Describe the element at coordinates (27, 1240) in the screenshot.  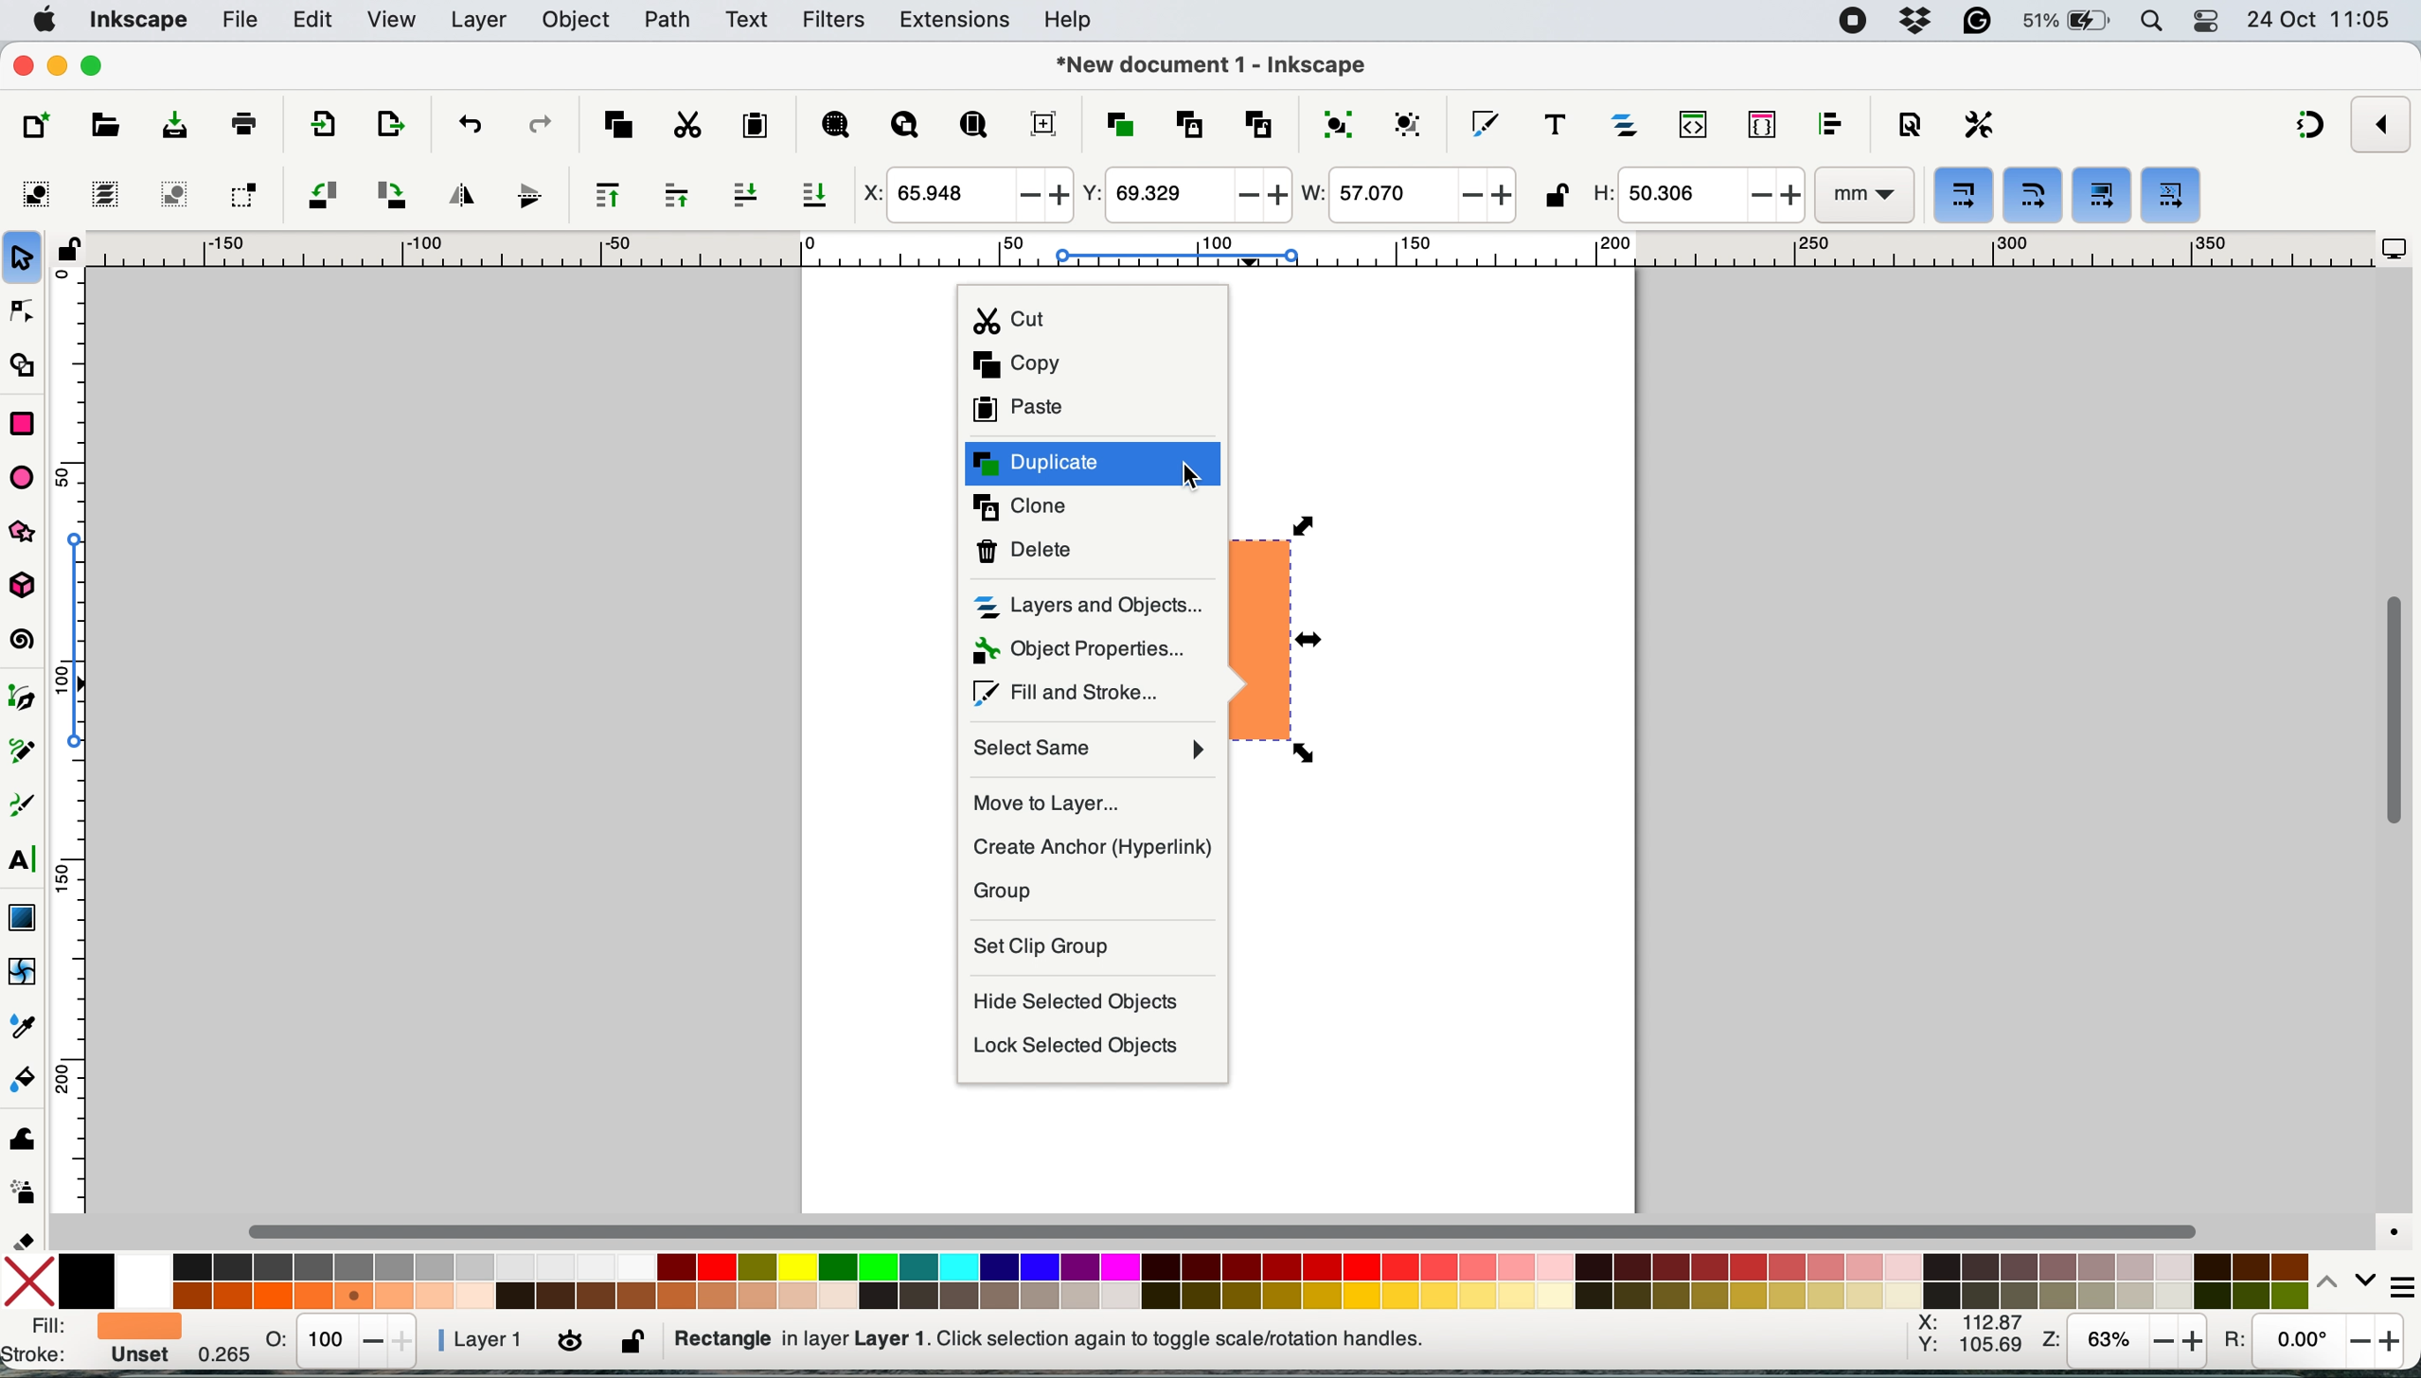
I see `erase tool` at that location.